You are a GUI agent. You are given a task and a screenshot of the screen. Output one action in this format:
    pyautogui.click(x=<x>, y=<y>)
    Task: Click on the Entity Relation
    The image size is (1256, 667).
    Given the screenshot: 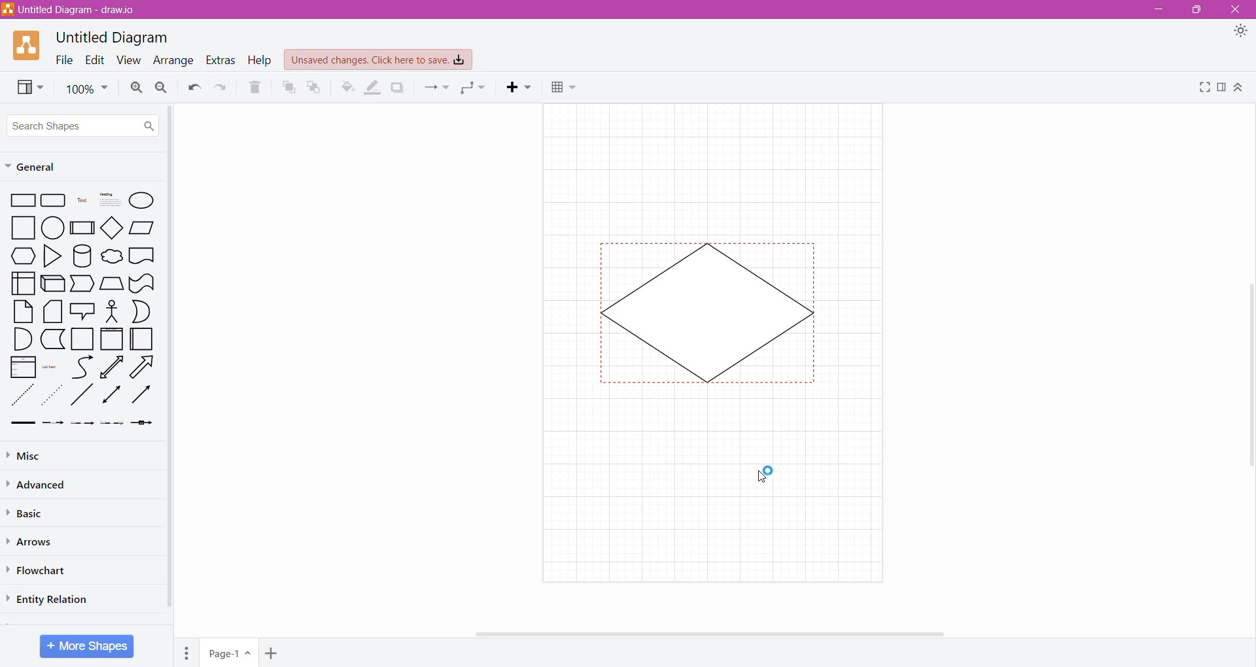 What is the action you would take?
    pyautogui.click(x=48, y=600)
    